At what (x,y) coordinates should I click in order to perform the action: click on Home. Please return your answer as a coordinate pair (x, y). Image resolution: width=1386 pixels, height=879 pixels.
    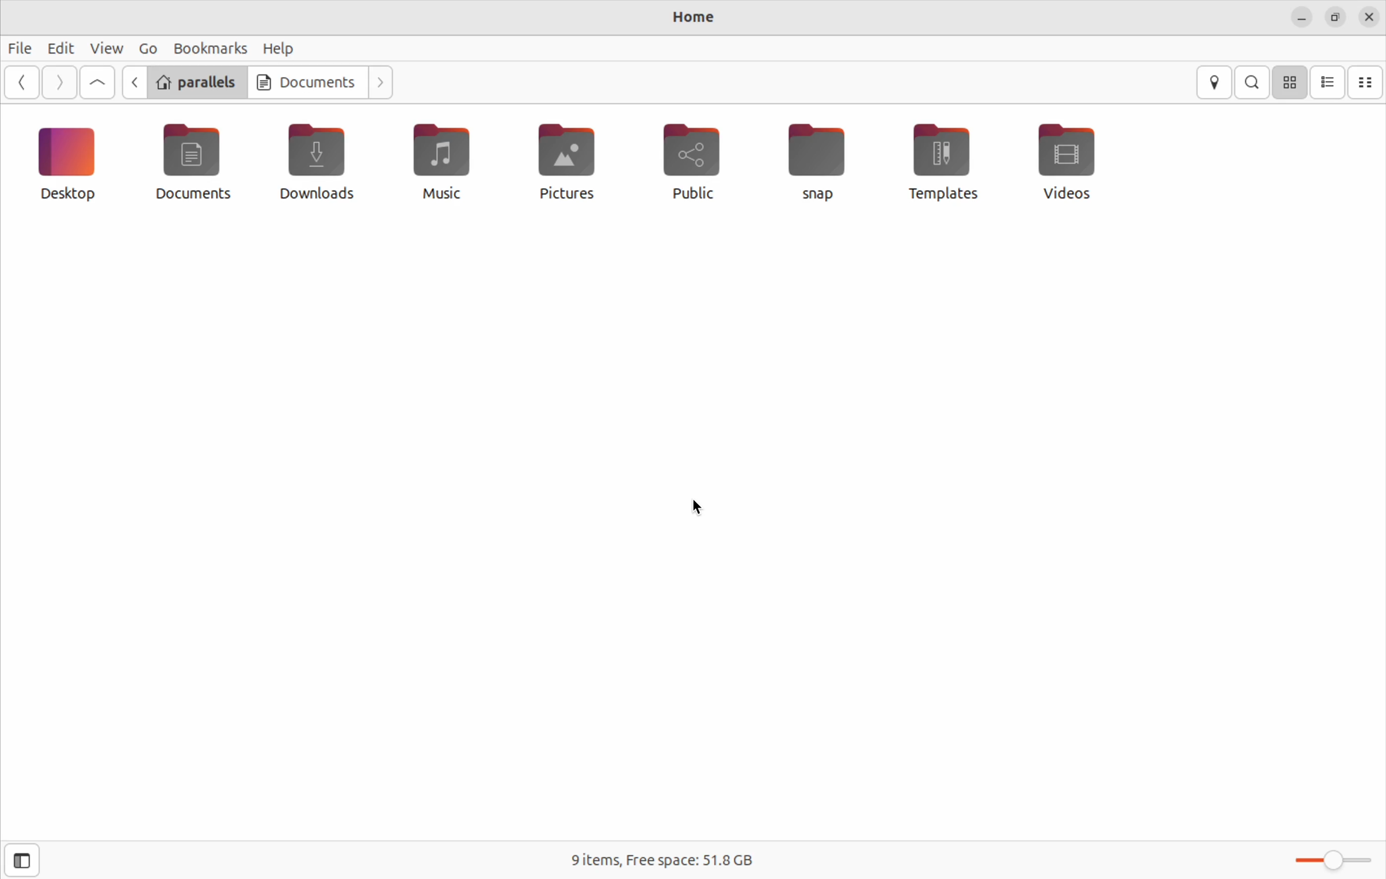
    Looking at the image, I should click on (697, 18).